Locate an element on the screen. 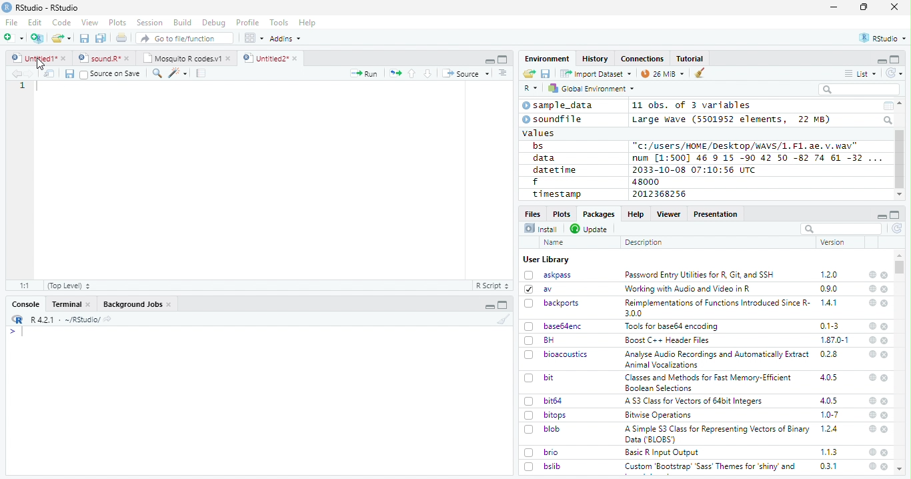 The width and height of the screenshot is (911, 479). help is located at coordinates (871, 354).